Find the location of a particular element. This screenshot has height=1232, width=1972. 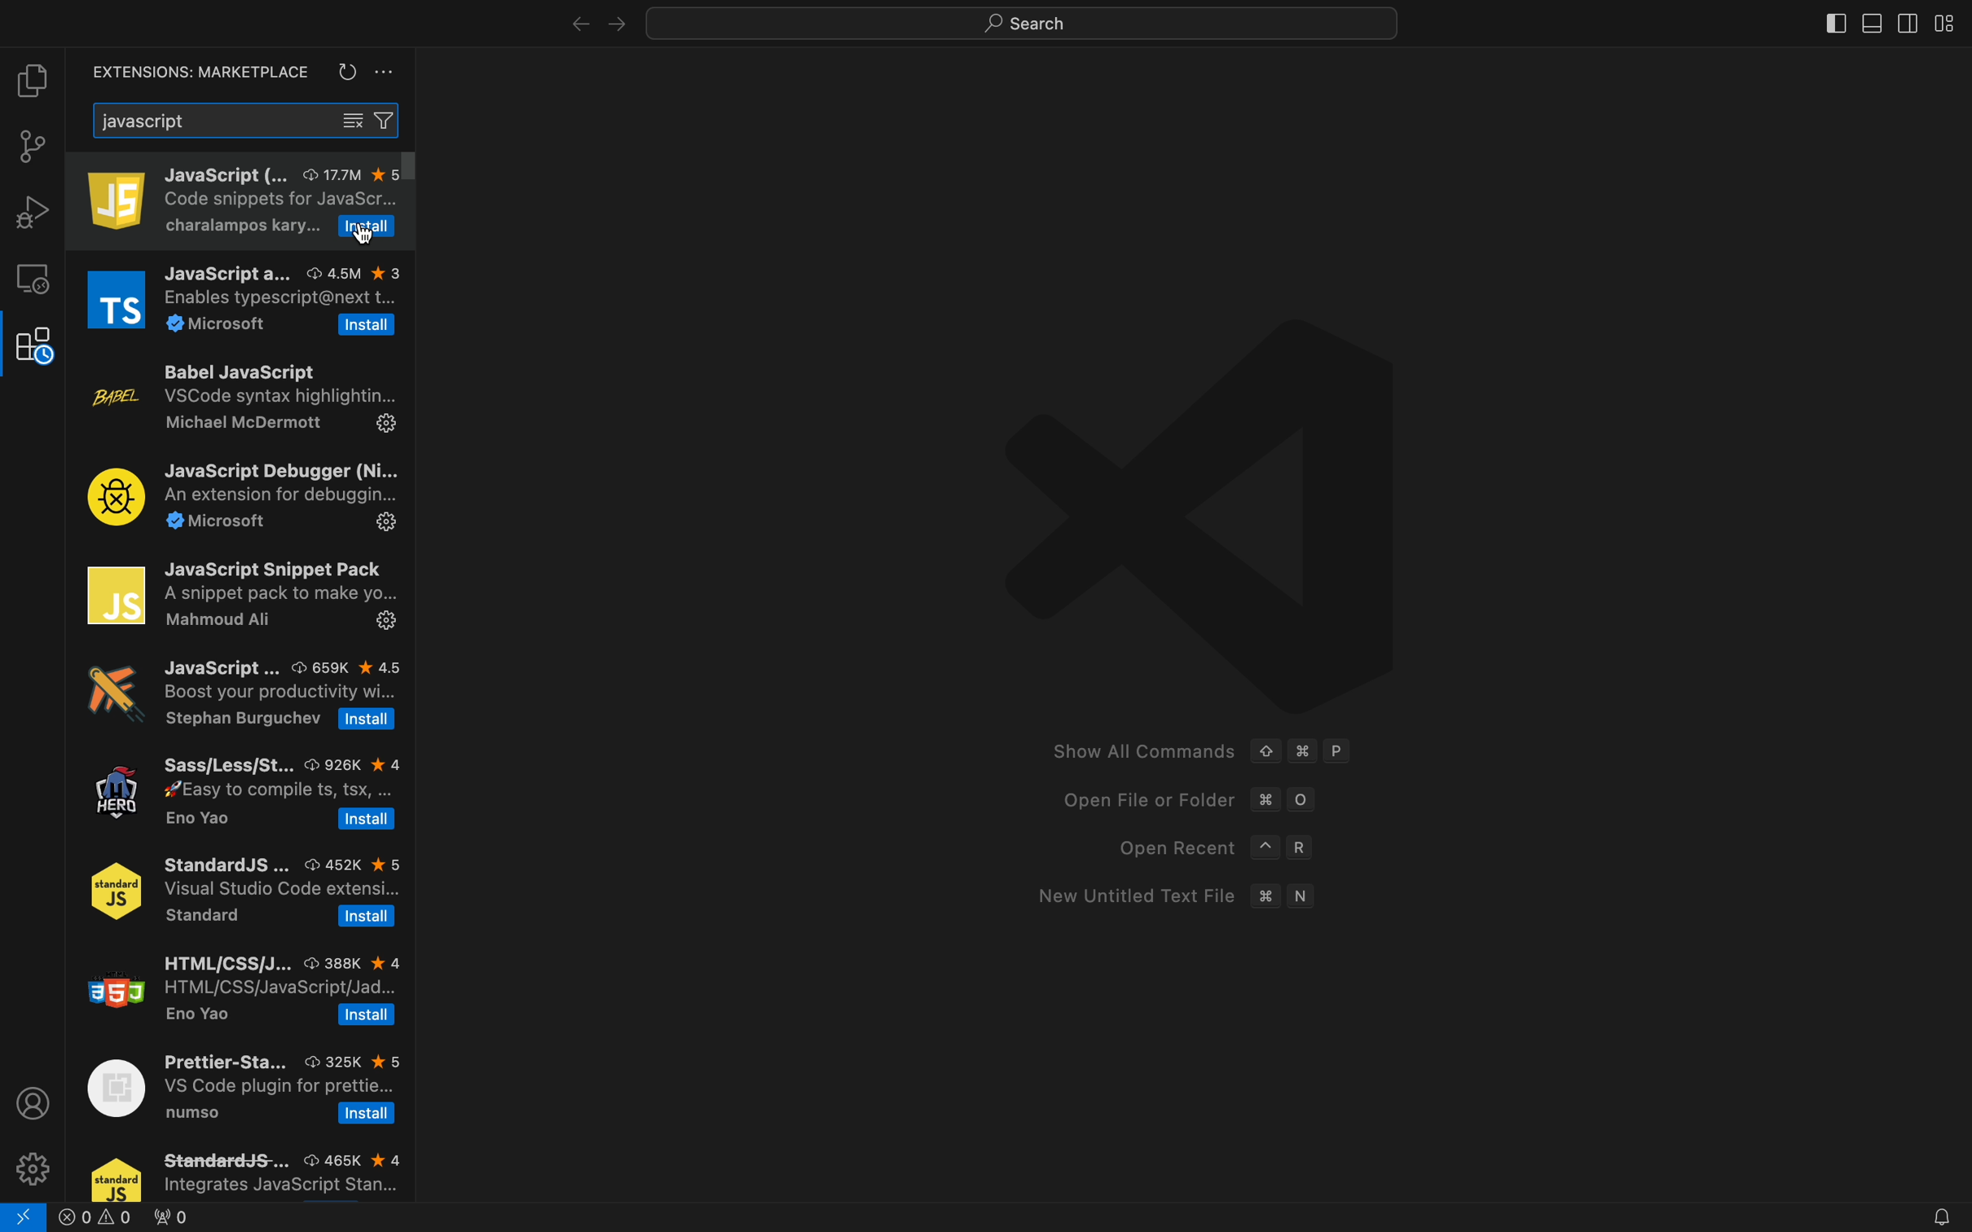

open file or folder is located at coordinates (1177, 803).